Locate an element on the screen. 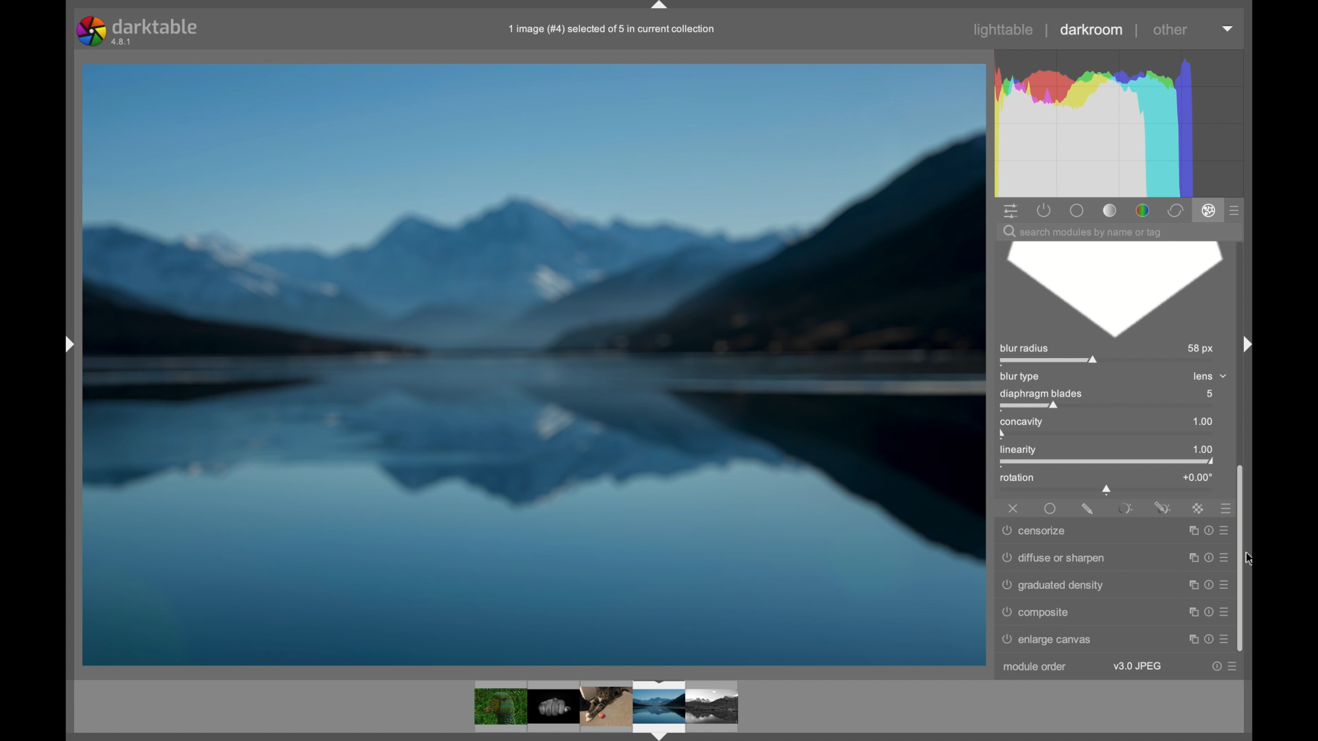  blur radius is located at coordinates (1051, 353).